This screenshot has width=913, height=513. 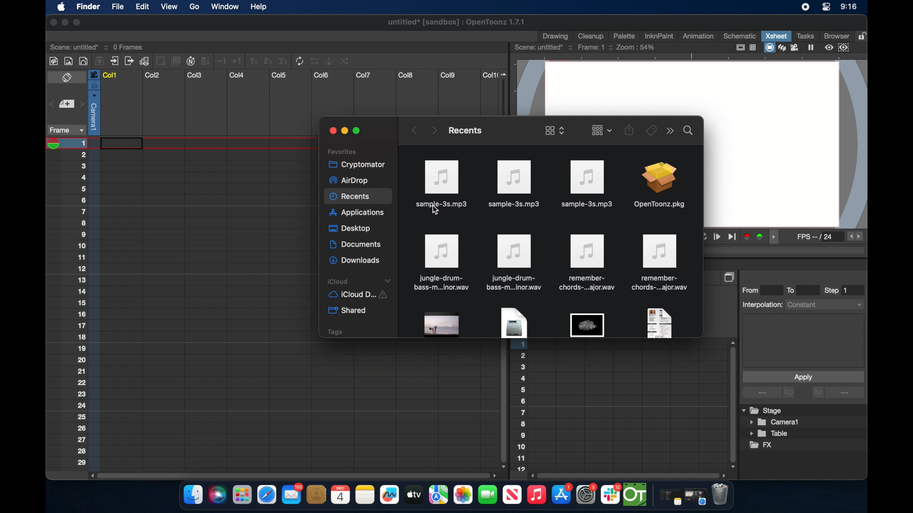 I want to click on stage, so click(x=763, y=411).